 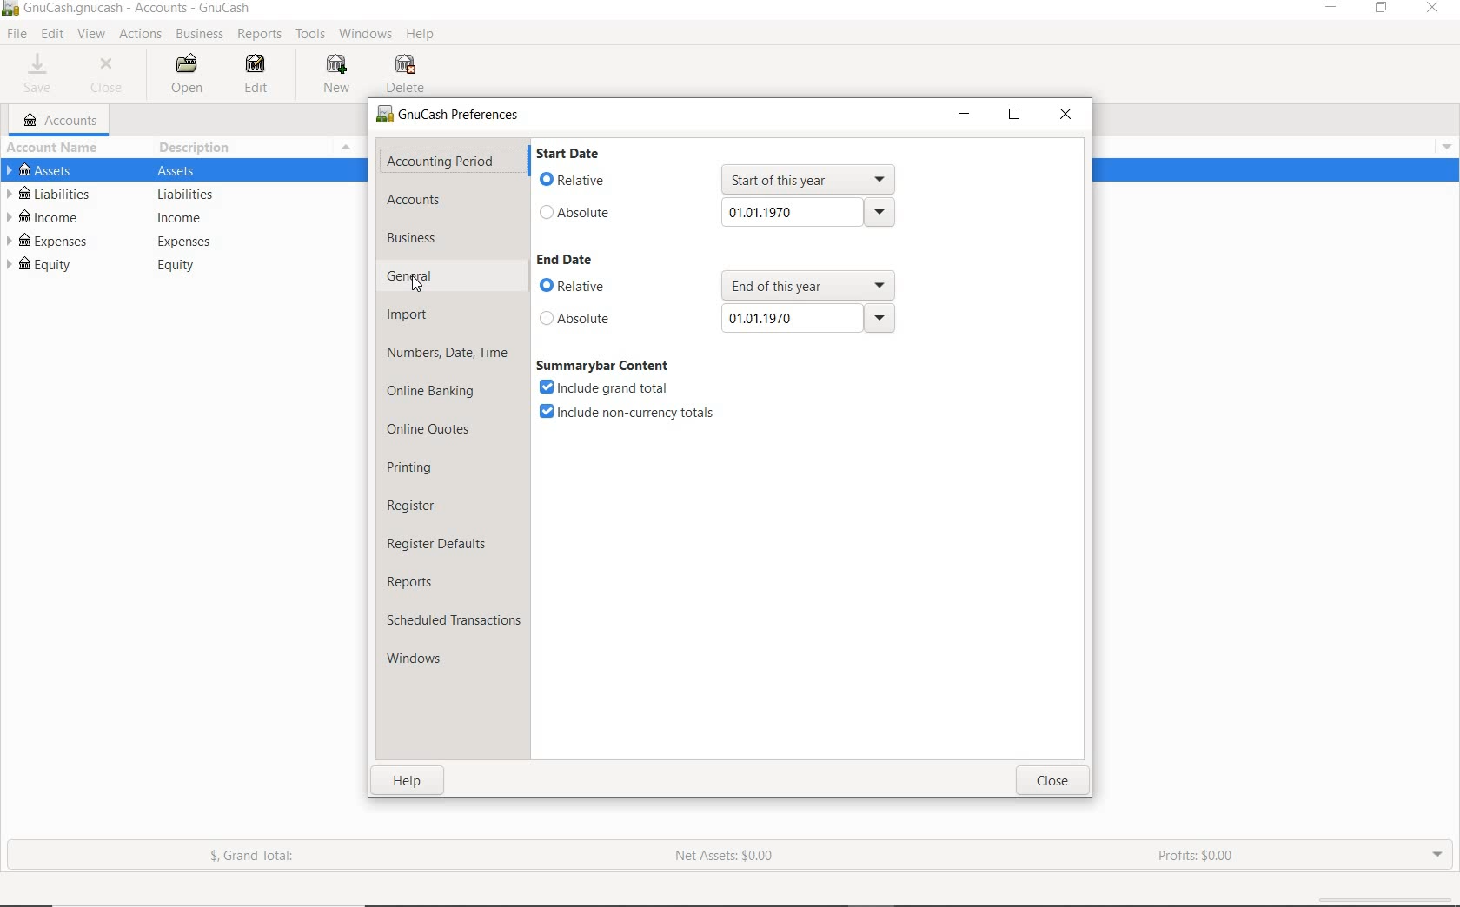 What do you see at coordinates (414, 584) in the screenshot?
I see `REPORTS` at bounding box center [414, 584].